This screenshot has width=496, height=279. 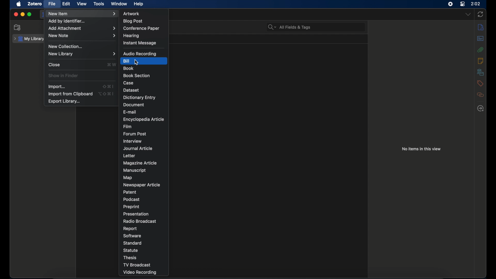 I want to click on my library, so click(x=30, y=39).